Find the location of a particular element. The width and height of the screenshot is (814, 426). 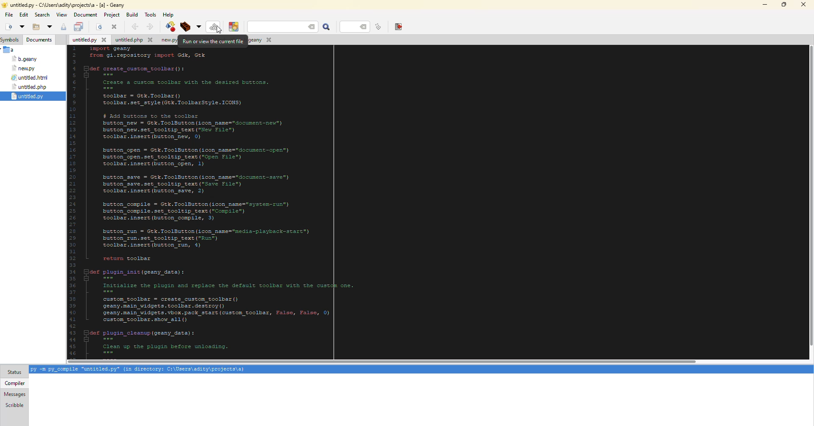

tools is located at coordinates (151, 15).